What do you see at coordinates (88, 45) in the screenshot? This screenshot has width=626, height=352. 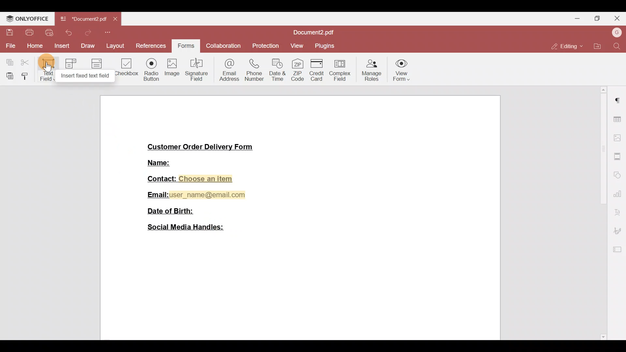 I see `Draw` at bounding box center [88, 45].